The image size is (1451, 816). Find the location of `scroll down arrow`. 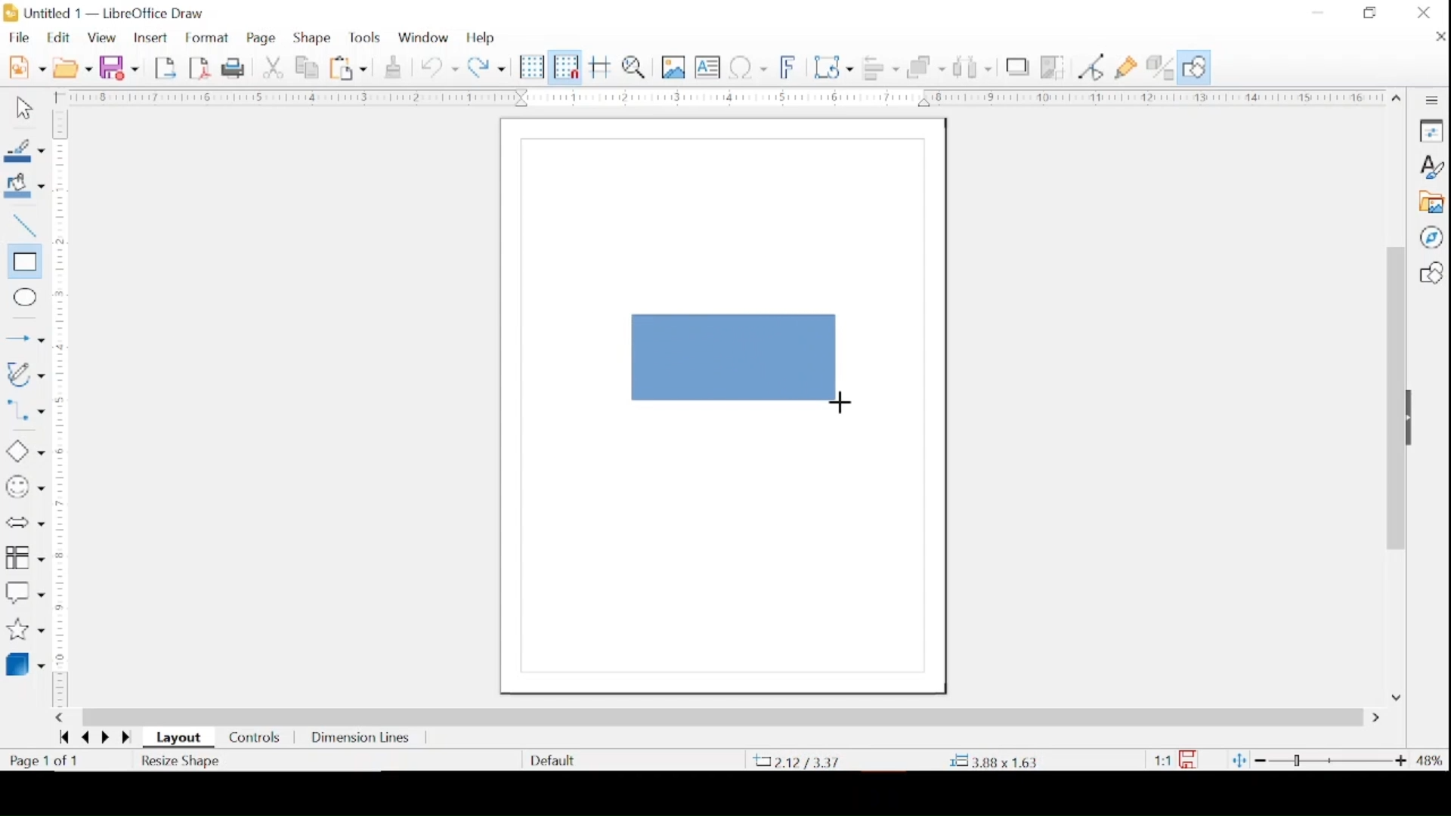

scroll down arrow is located at coordinates (1394, 696).